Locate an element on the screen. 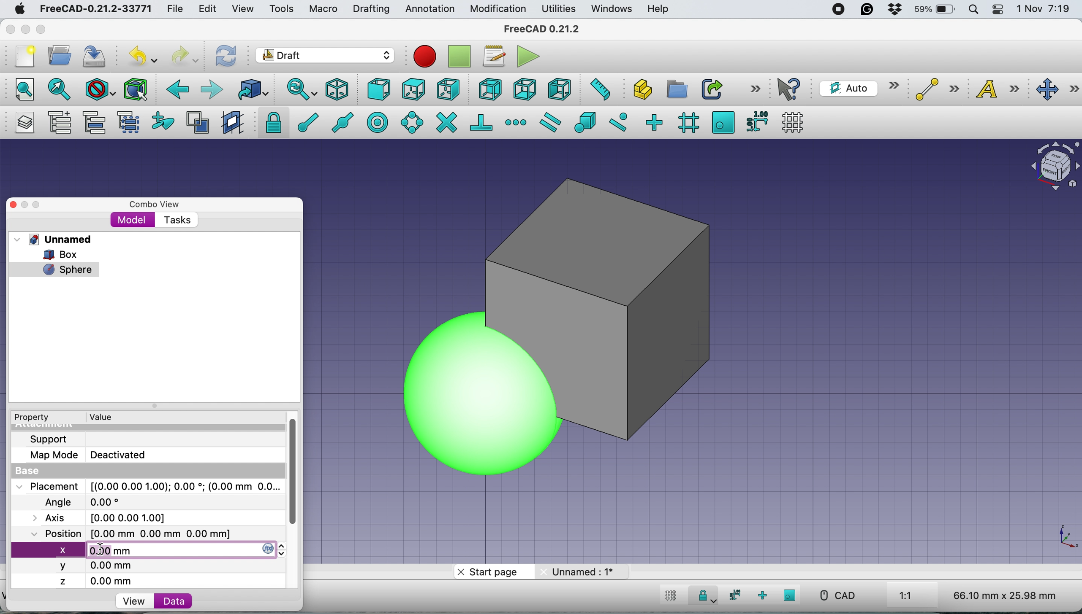 The height and width of the screenshot is (614, 1082). current working plane is located at coordinates (857, 88).